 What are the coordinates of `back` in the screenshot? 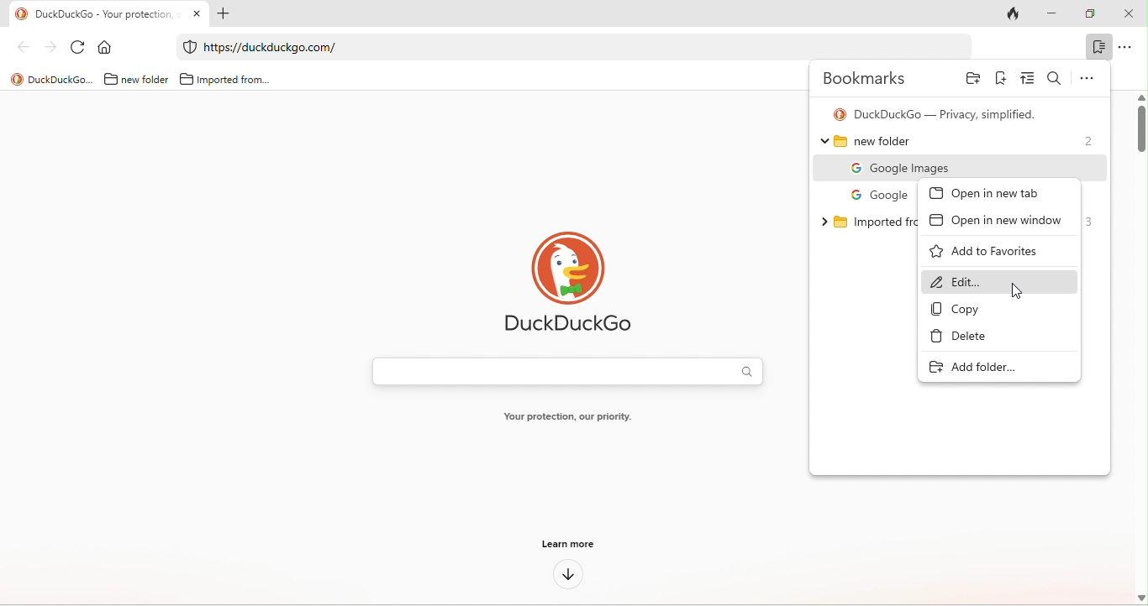 It's located at (18, 50).